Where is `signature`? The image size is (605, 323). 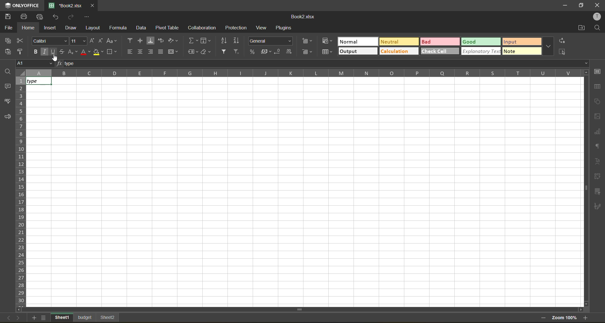 signature is located at coordinates (597, 206).